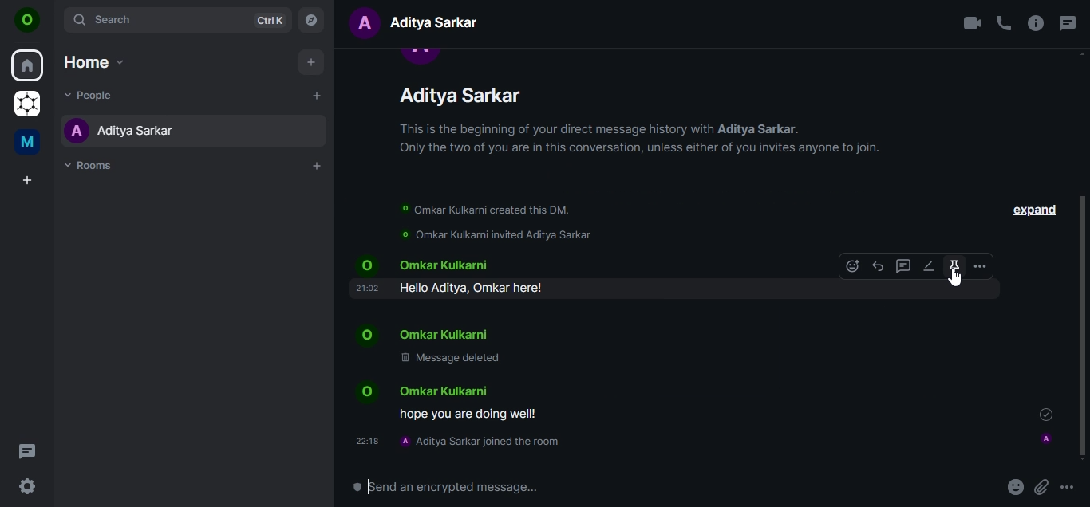 The width and height of the screenshot is (1090, 507). Describe the element at coordinates (417, 23) in the screenshot. I see `text` at that location.